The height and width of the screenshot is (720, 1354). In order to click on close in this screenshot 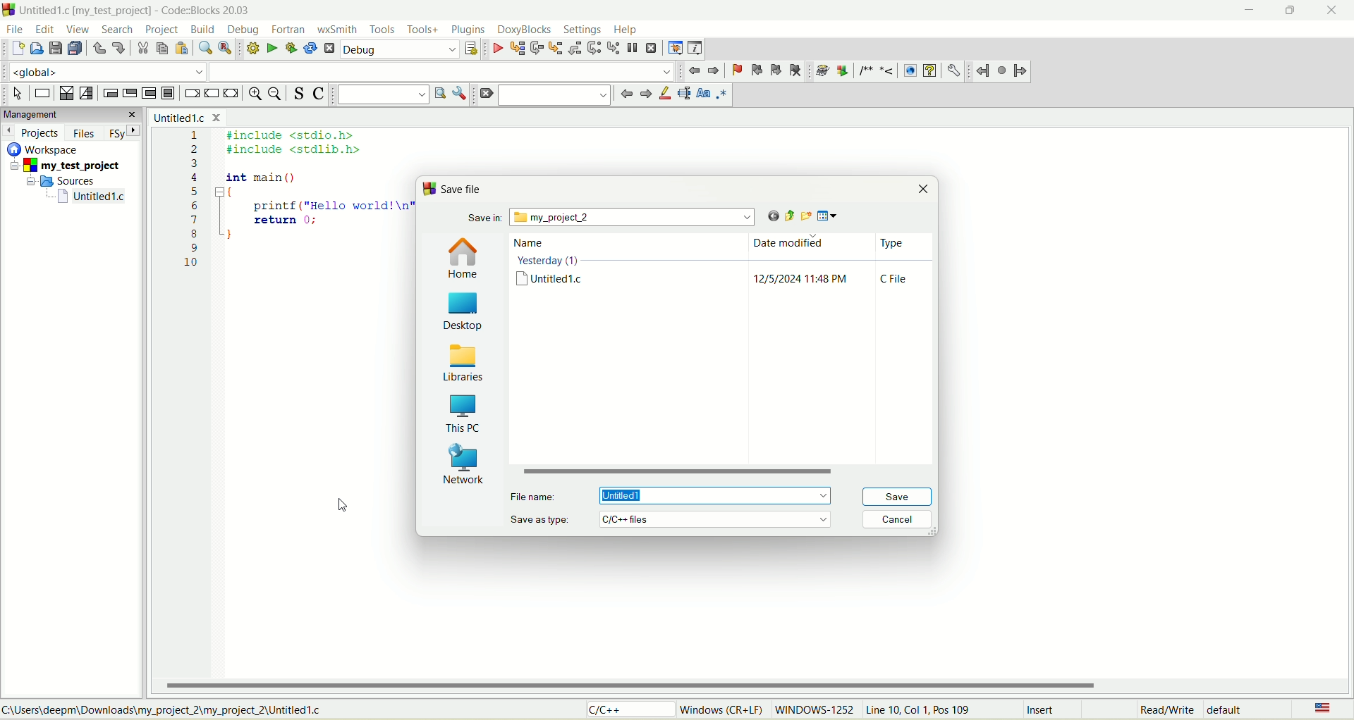, I will do `click(1336, 11)`.